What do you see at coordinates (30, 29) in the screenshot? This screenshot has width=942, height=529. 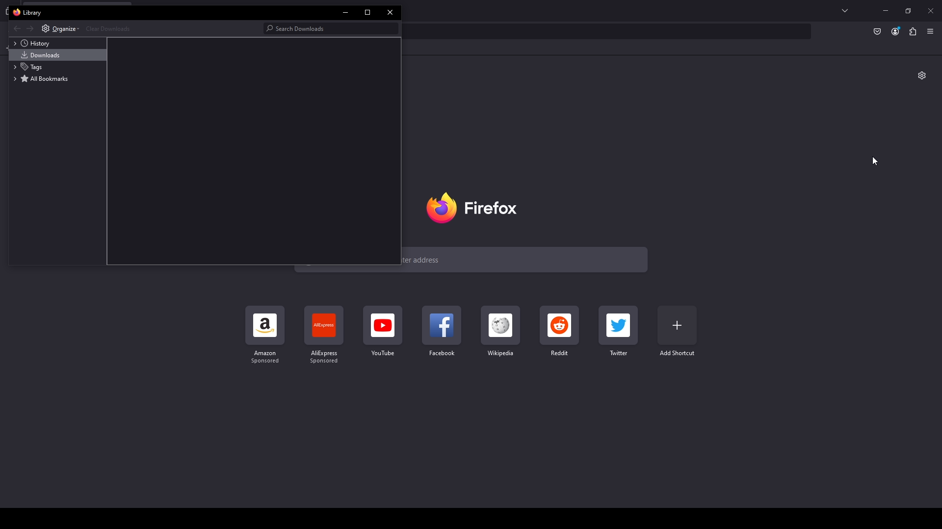 I see `Forwards` at bounding box center [30, 29].